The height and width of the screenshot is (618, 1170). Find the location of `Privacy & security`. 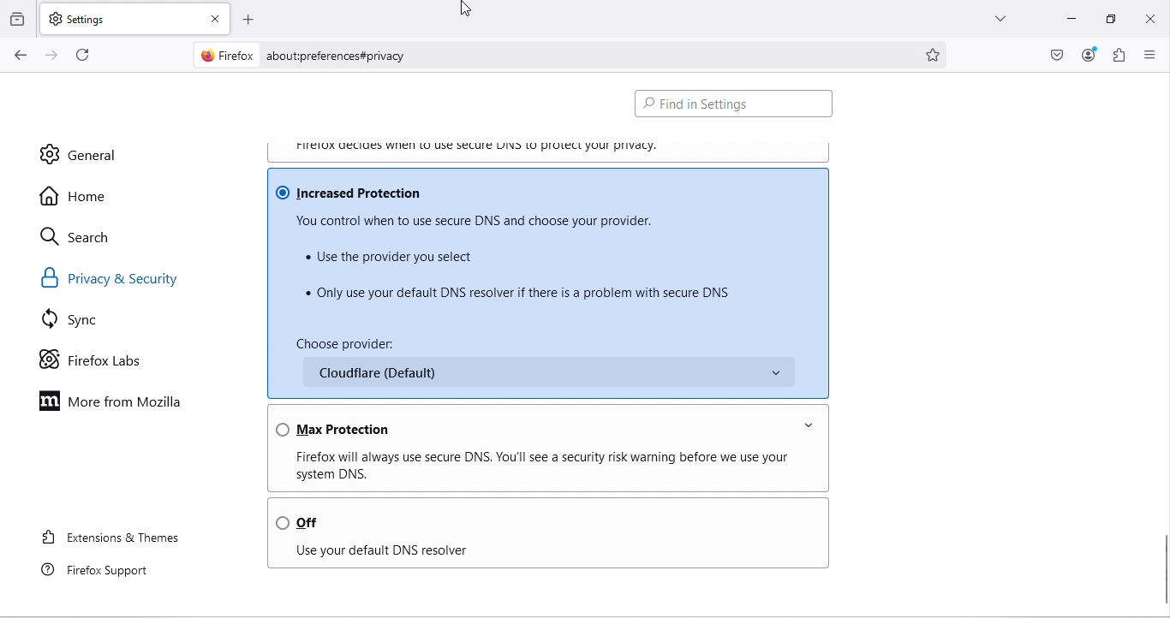

Privacy & security is located at coordinates (116, 276).